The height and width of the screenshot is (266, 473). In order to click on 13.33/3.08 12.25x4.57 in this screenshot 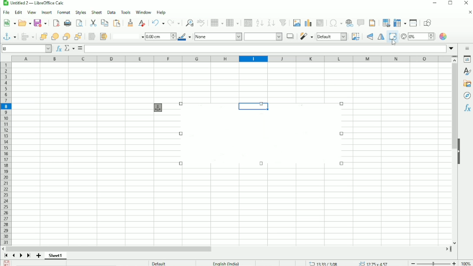, I will do `click(350, 263)`.